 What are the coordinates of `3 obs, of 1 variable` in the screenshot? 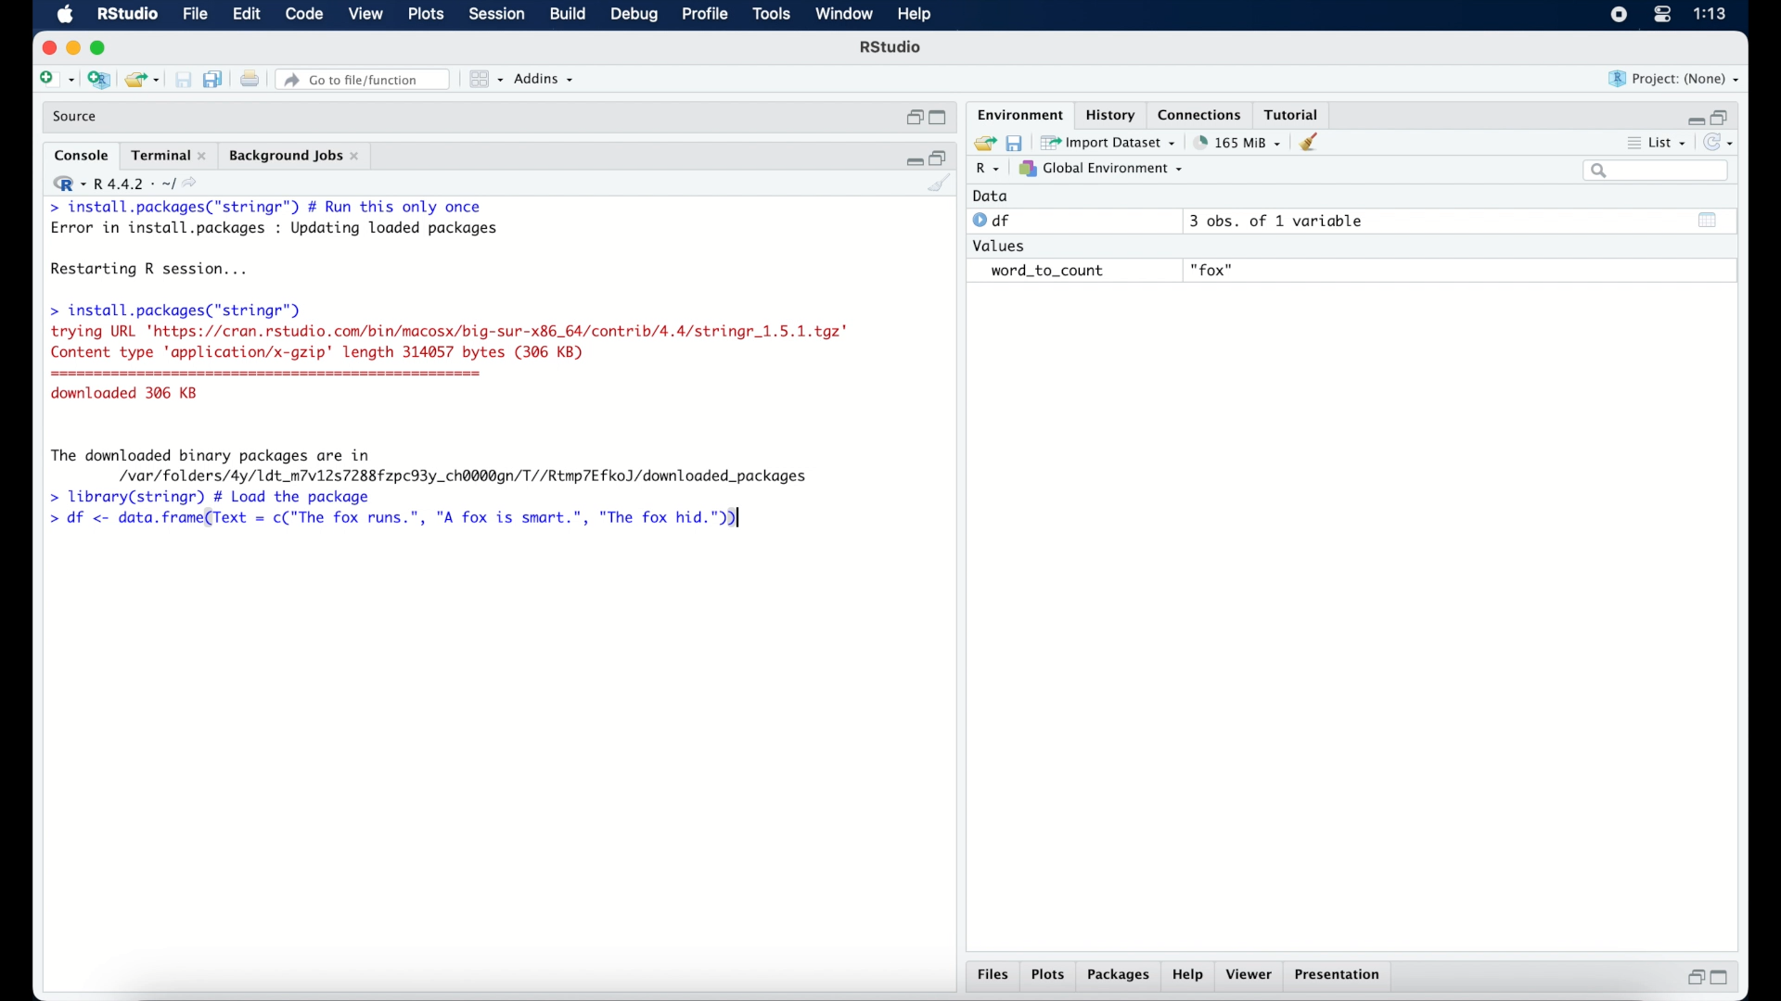 It's located at (1285, 221).